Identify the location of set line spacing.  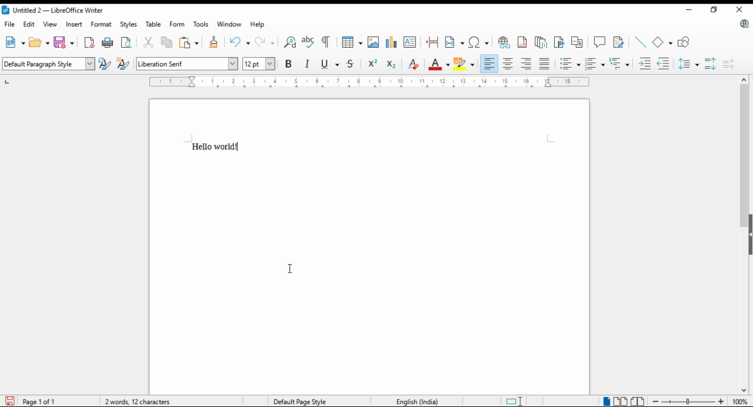
(688, 63).